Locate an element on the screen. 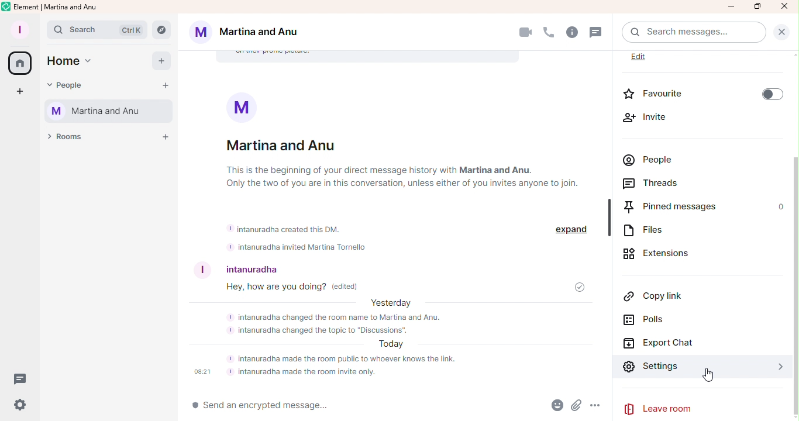 The width and height of the screenshot is (799, 421). Call is located at coordinates (549, 31).